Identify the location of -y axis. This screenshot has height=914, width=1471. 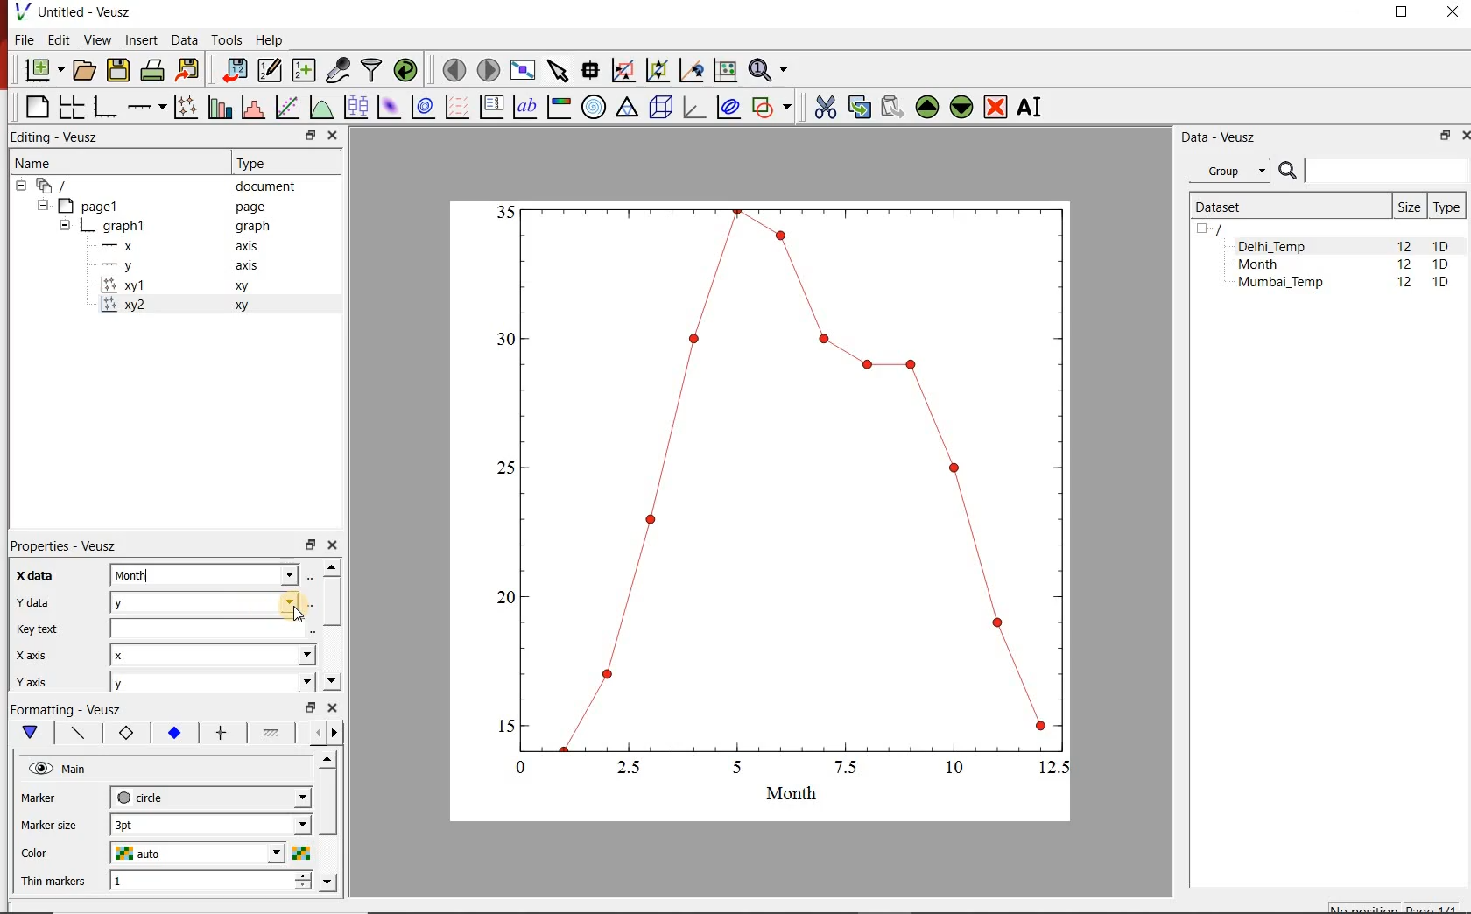
(172, 267).